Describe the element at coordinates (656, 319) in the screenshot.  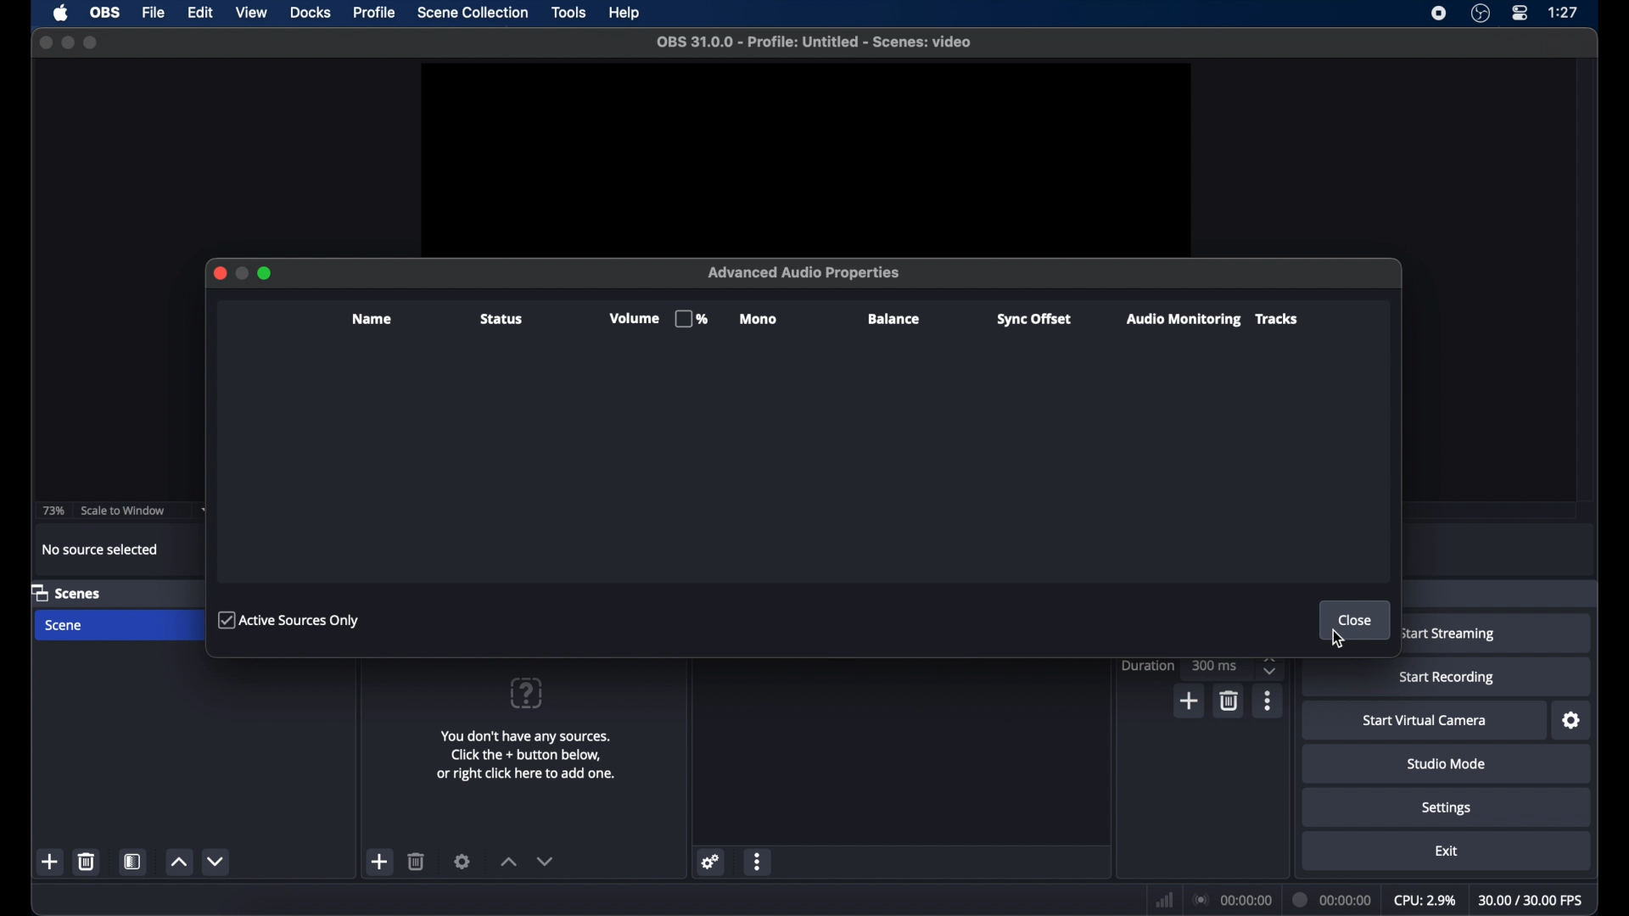
I see `volume` at that location.